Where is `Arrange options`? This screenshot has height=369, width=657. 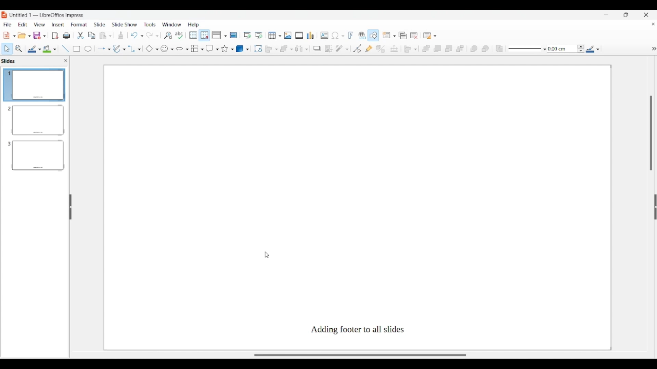 Arrange options is located at coordinates (286, 49).